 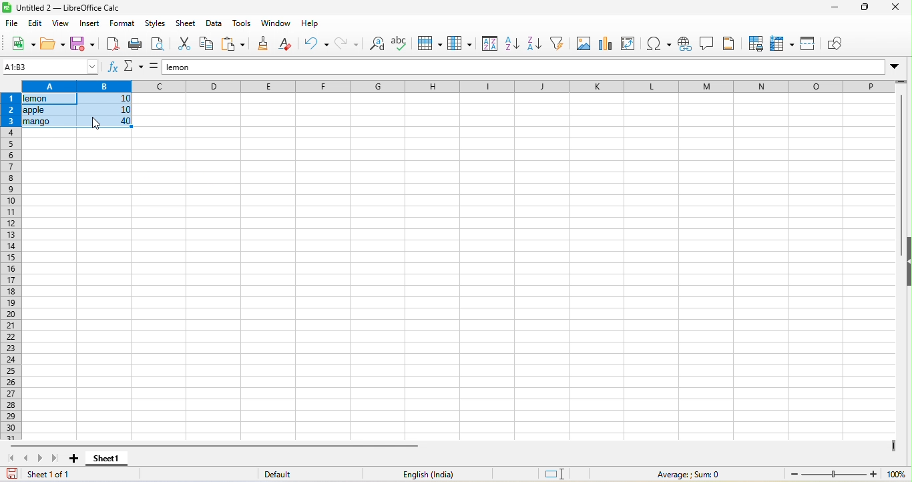 I want to click on pivot table, so click(x=628, y=45).